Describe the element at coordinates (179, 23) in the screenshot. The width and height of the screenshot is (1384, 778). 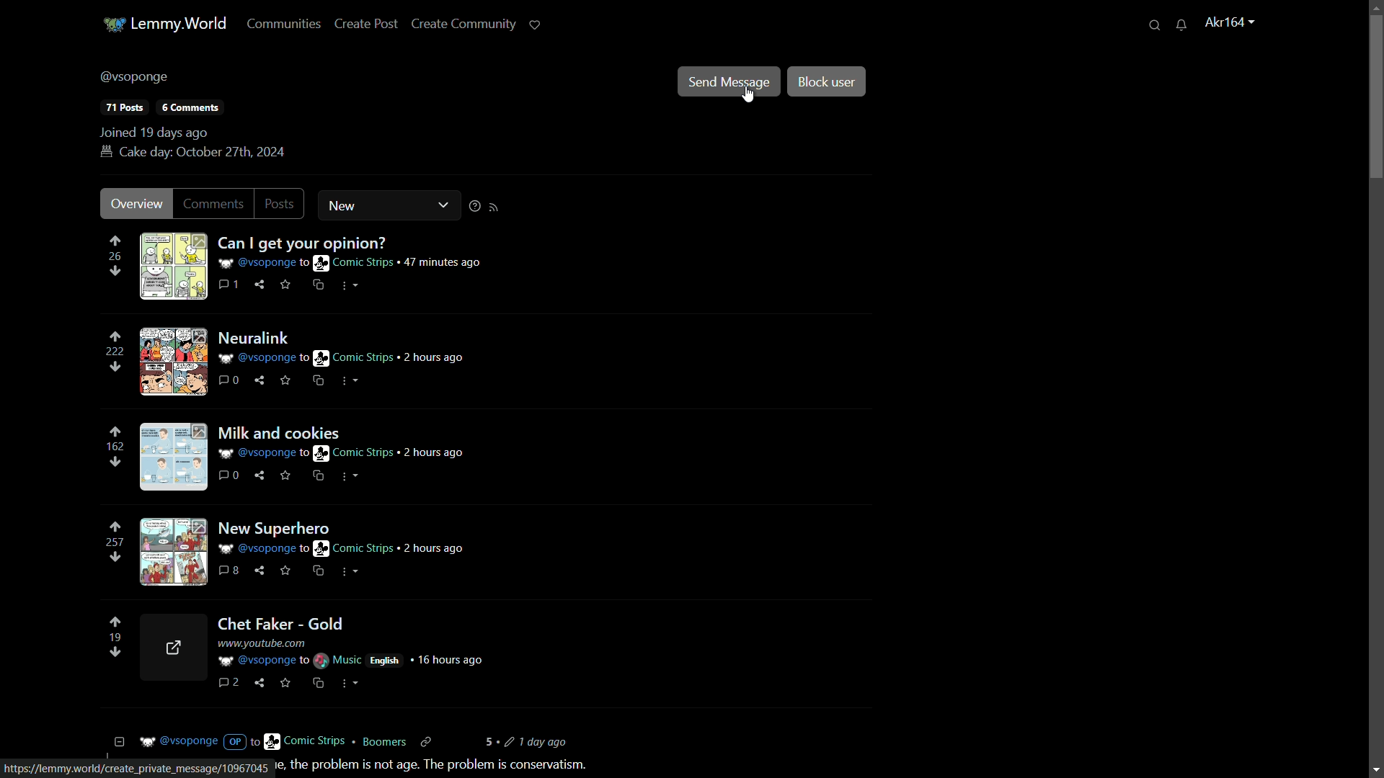
I see `lemmy.world` at that location.